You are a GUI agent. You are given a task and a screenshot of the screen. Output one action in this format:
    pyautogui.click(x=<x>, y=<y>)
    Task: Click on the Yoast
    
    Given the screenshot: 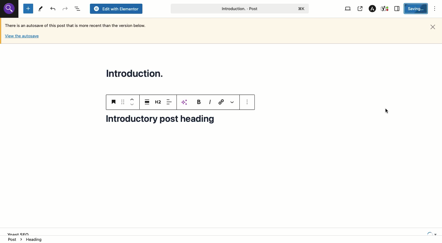 What is the action you would take?
    pyautogui.click(x=385, y=9)
    